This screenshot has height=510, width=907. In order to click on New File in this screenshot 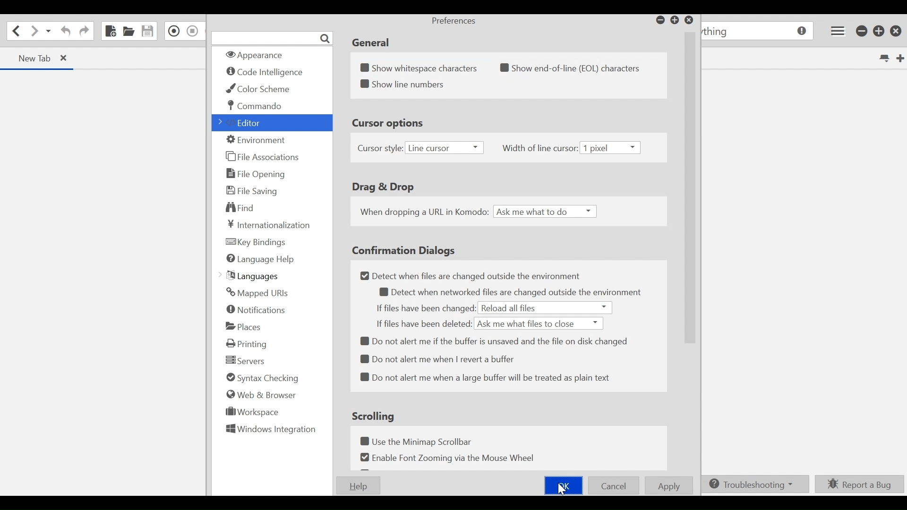, I will do `click(110, 30)`.